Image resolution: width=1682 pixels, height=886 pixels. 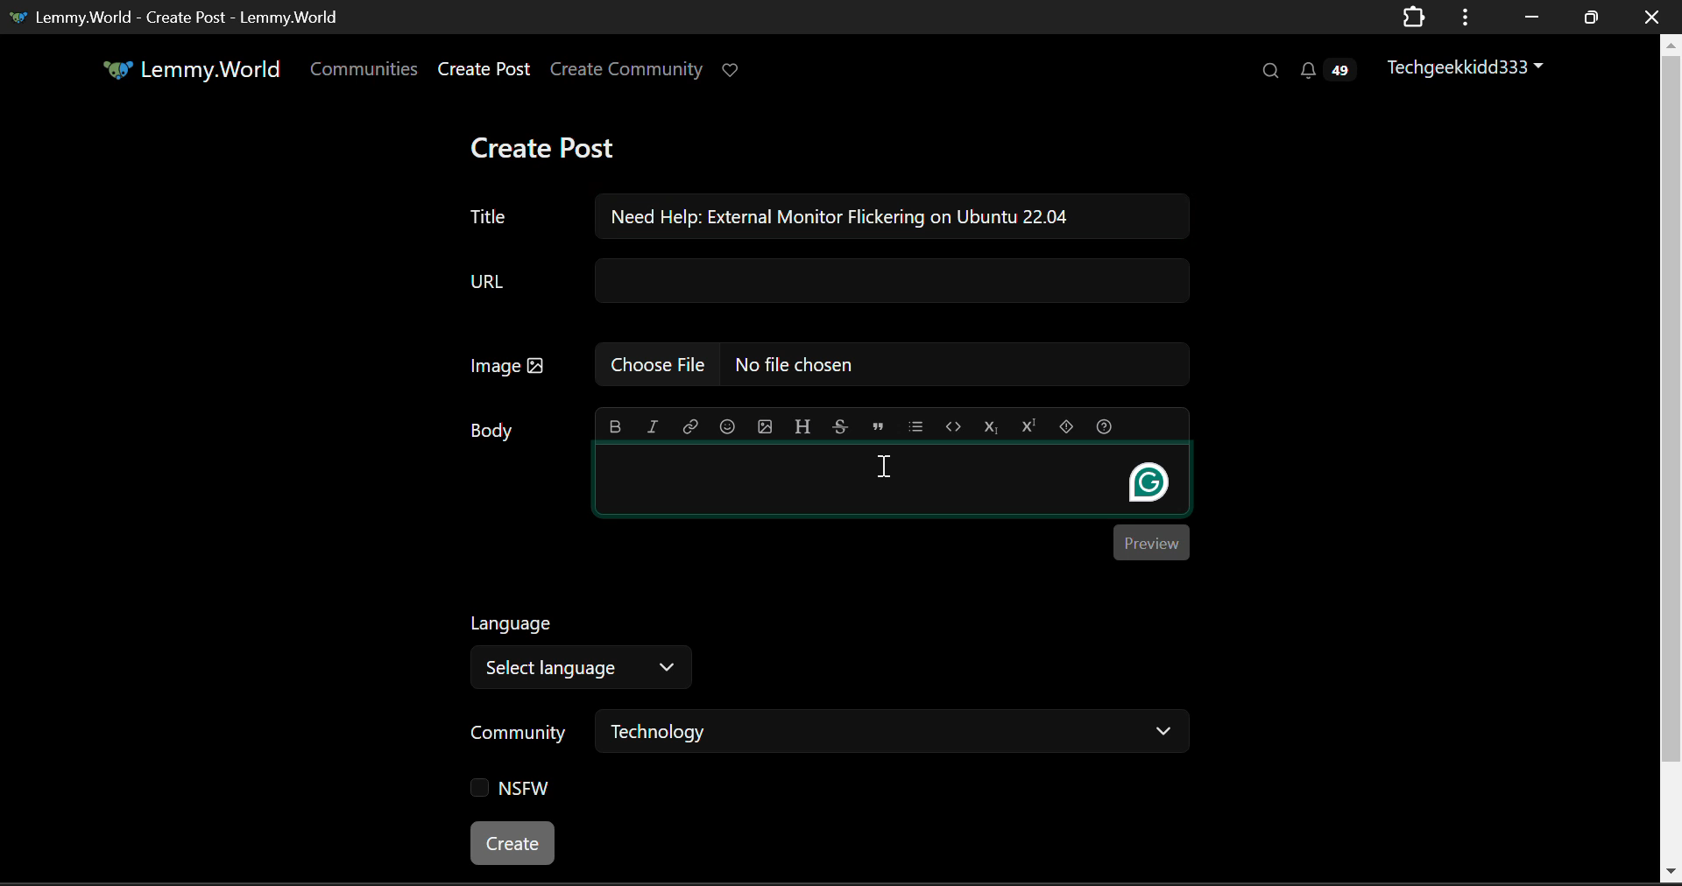 What do you see at coordinates (1269, 70) in the screenshot?
I see `Search` at bounding box center [1269, 70].